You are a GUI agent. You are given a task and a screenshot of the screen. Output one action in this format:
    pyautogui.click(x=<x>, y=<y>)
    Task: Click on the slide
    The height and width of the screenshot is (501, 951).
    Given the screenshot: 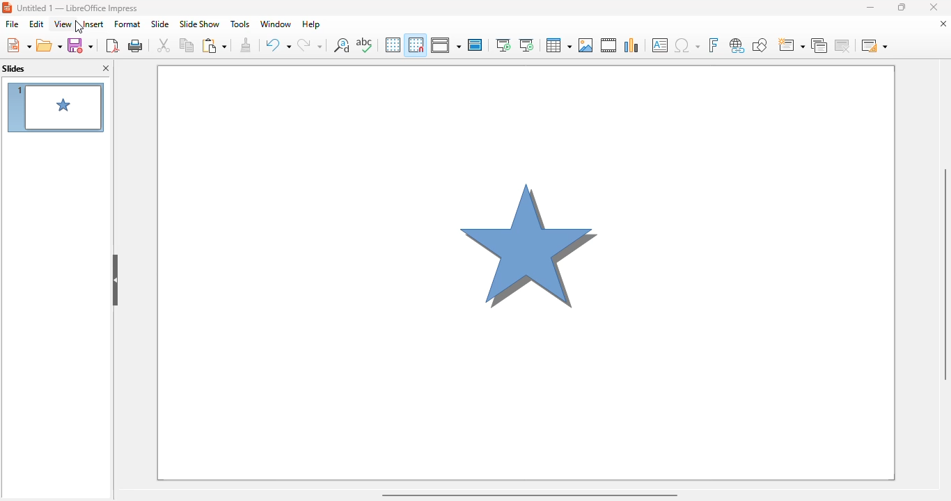 What is the action you would take?
    pyautogui.click(x=159, y=24)
    